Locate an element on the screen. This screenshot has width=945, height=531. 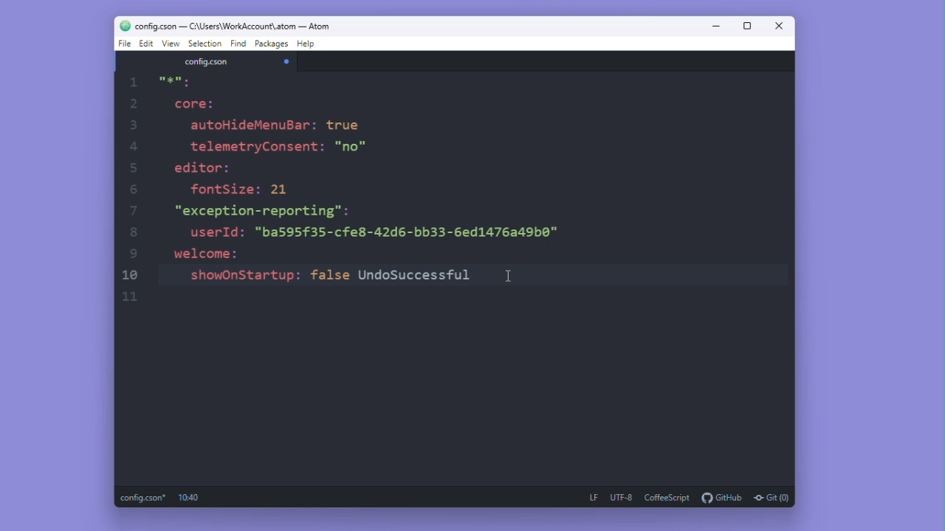
10:40 is located at coordinates (186, 498).